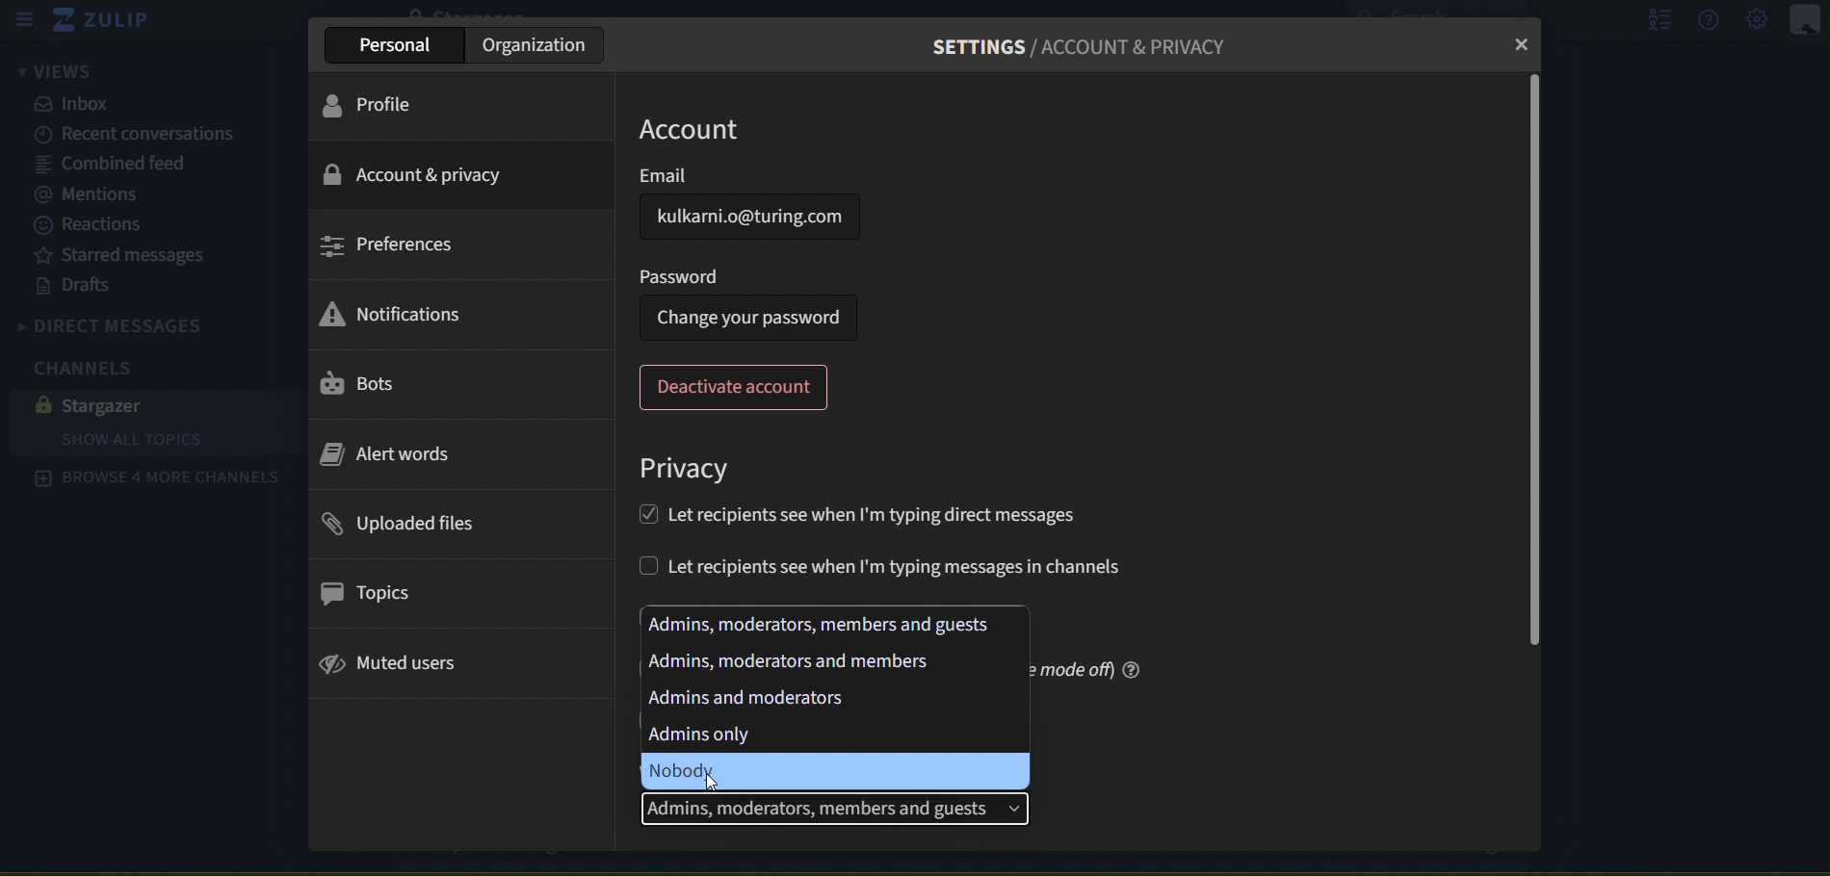 The height and width of the screenshot is (876, 1830). What do you see at coordinates (401, 44) in the screenshot?
I see `personal` at bounding box center [401, 44].